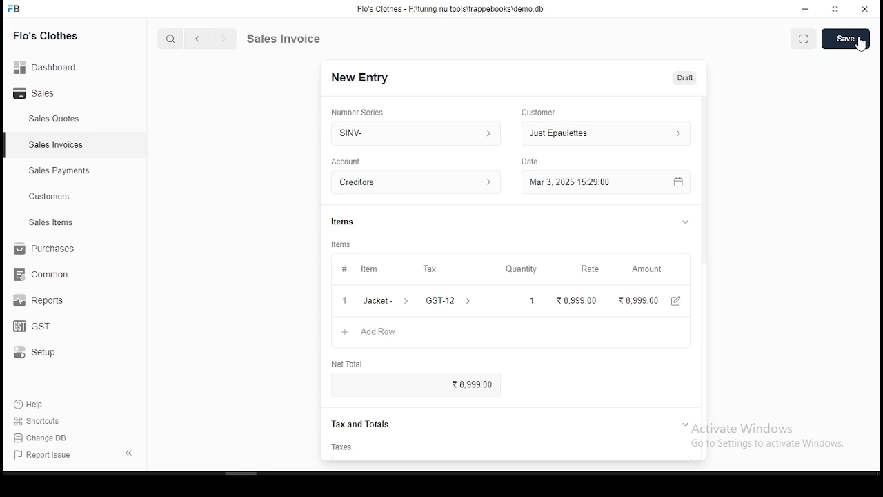 Image resolution: width=883 pixels, height=497 pixels. Describe the element at coordinates (353, 218) in the screenshot. I see `items` at that location.